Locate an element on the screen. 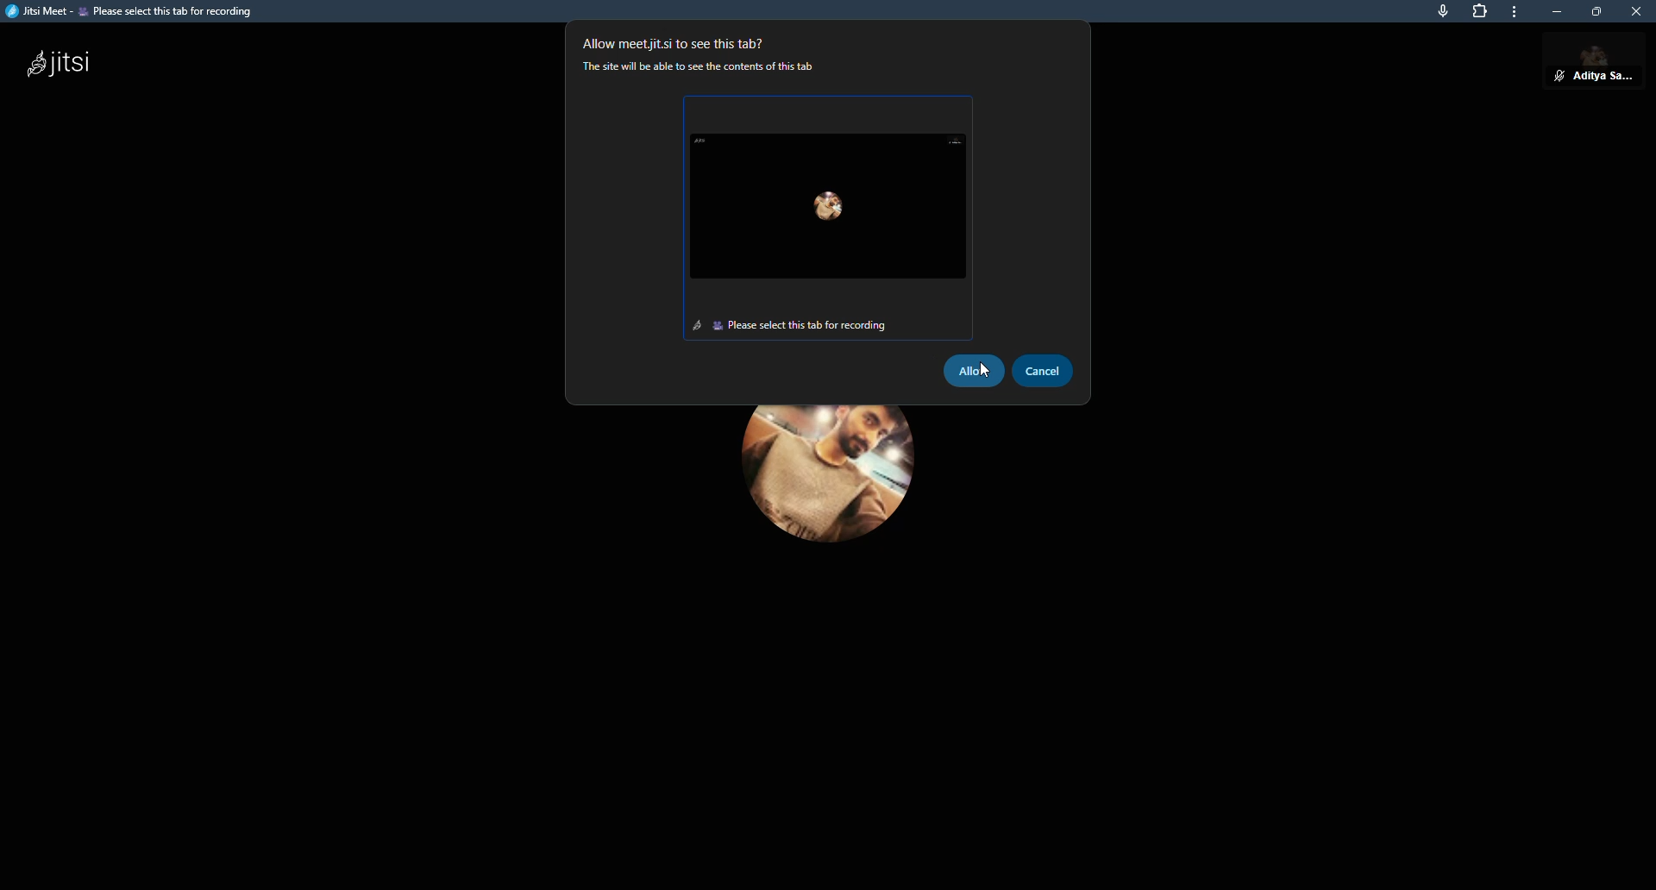   Please select this tab for recording is located at coordinates (806, 324).